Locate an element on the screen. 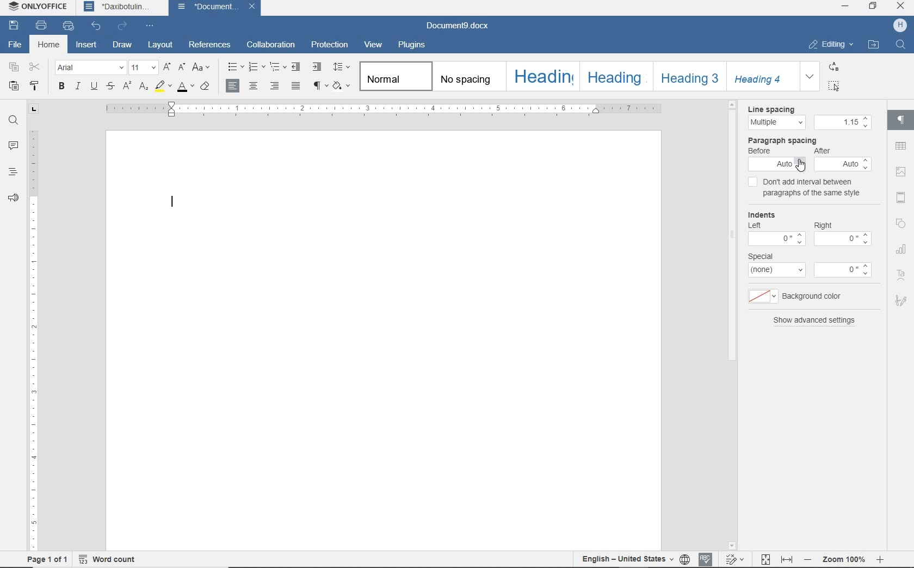 The image size is (914, 568). protection is located at coordinates (331, 45).